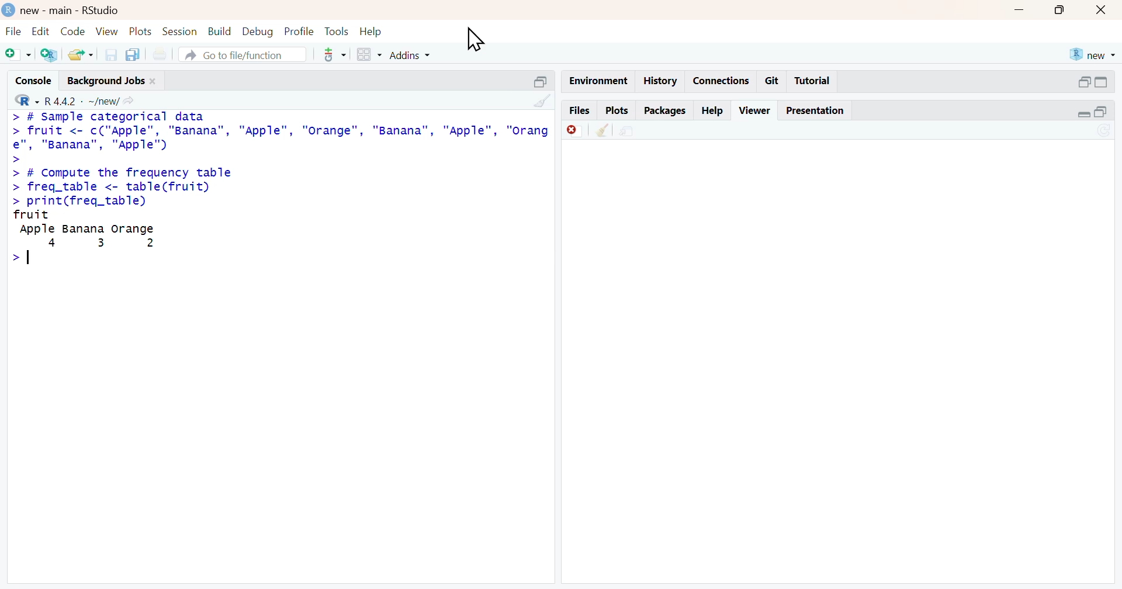  I want to click on history, so click(660, 81).